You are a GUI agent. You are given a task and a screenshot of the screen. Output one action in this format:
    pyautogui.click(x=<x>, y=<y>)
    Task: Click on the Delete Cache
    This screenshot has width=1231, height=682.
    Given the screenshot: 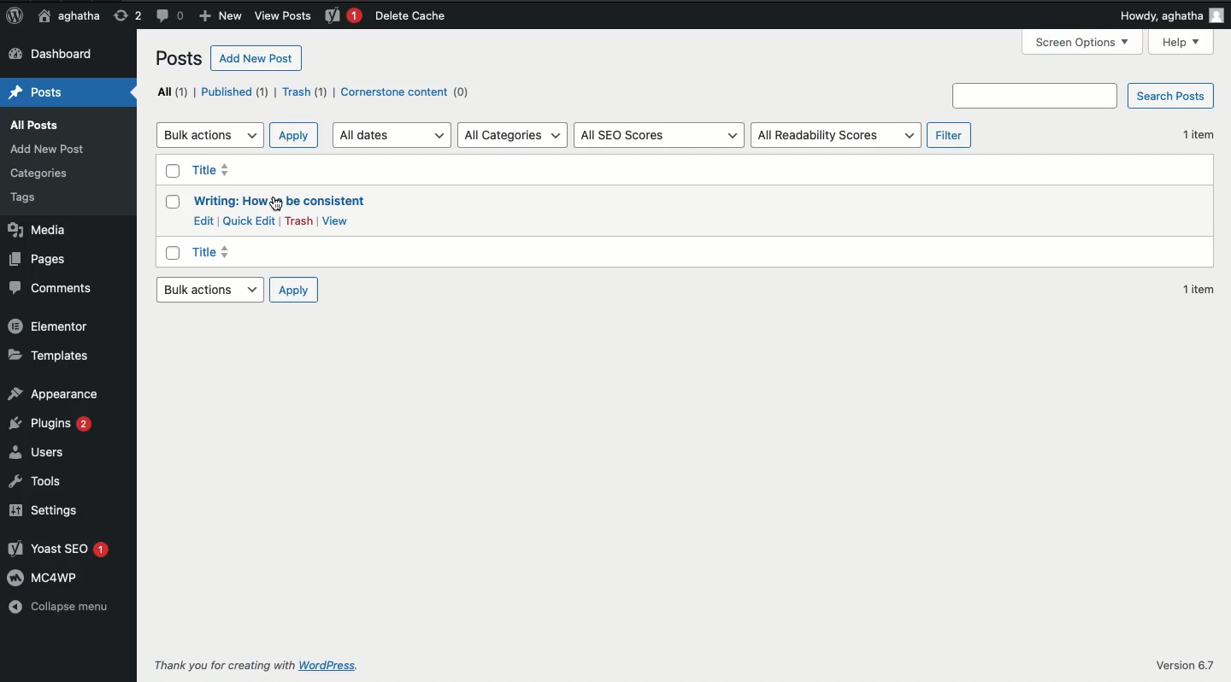 What is the action you would take?
    pyautogui.click(x=412, y=15)
    